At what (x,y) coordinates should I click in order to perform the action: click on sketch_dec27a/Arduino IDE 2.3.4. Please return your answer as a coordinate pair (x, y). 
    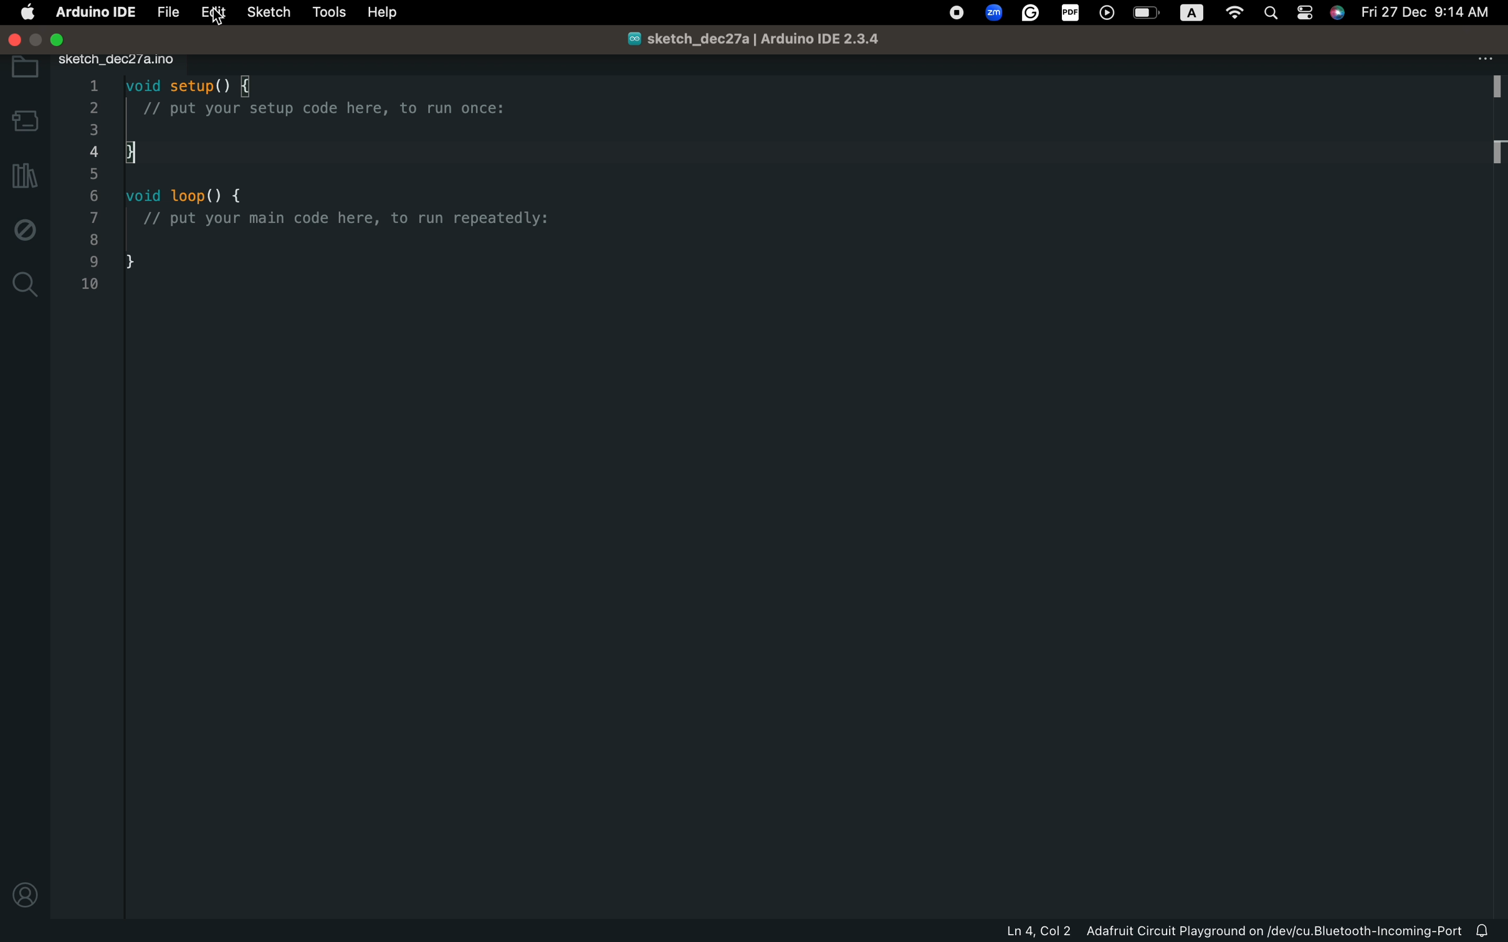
    Looking at the image, I should click on (771, 40).